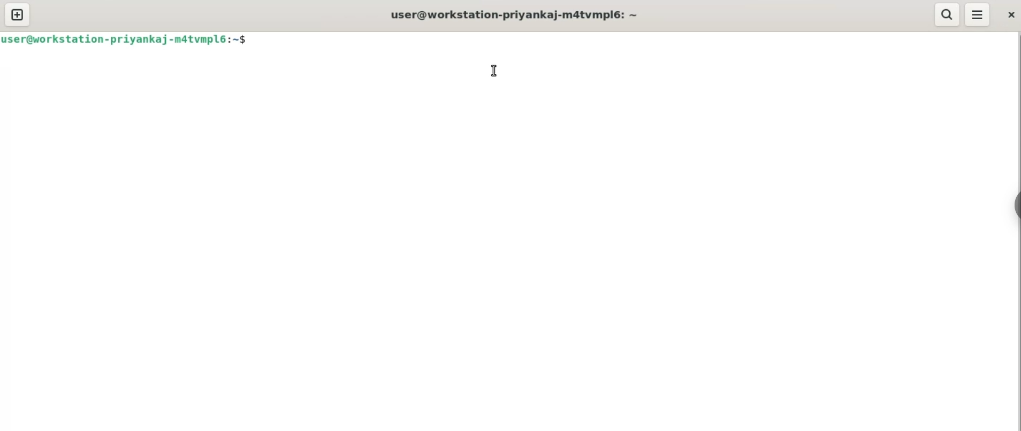 Image resolution: width=1021 pixels, height=431 pixels. What do you see at coordinates (495, 71) in the screenshot?
I see `cursor` at bounding box center [495, 71].